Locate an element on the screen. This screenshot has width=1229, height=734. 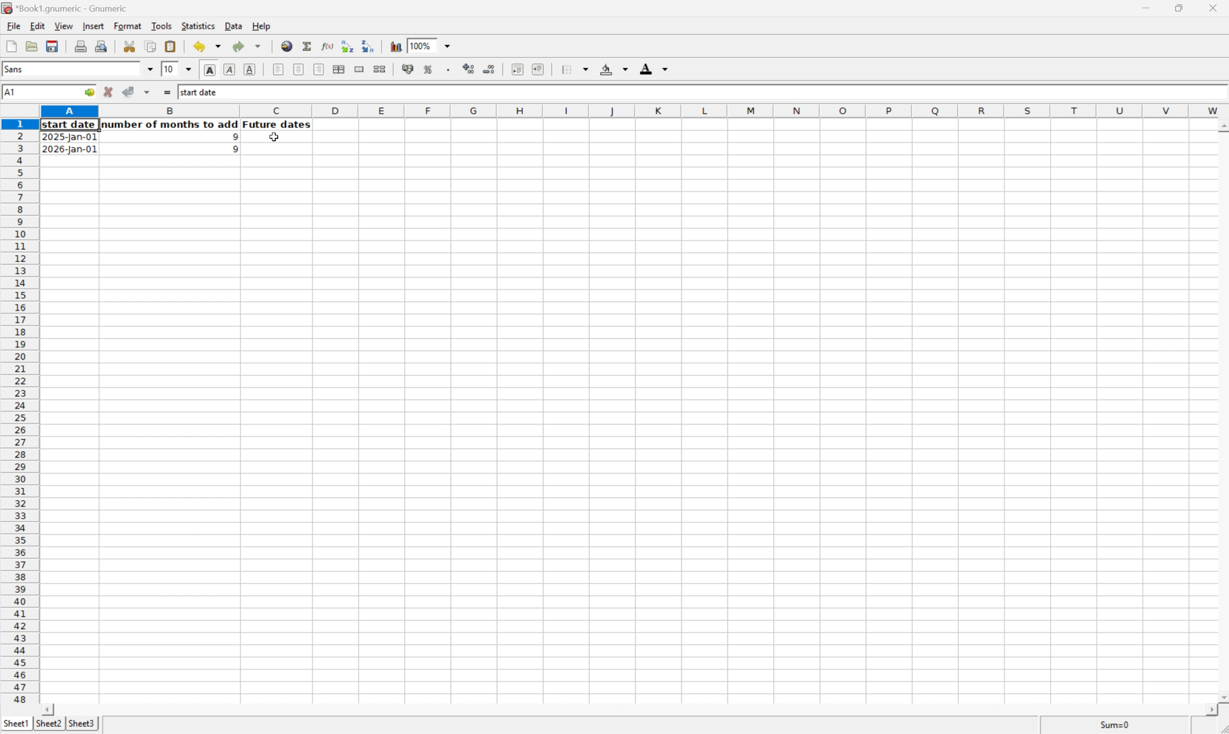
number of months to add is located at coordinates (171, 125).